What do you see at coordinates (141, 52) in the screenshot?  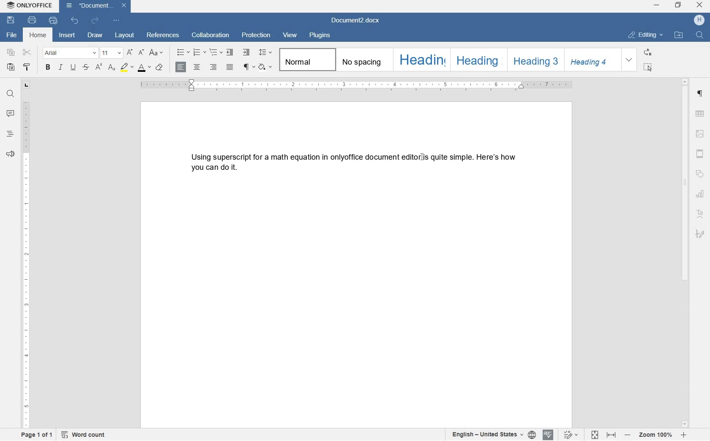 I see `decrement font size` at bounding box center [141, 52].